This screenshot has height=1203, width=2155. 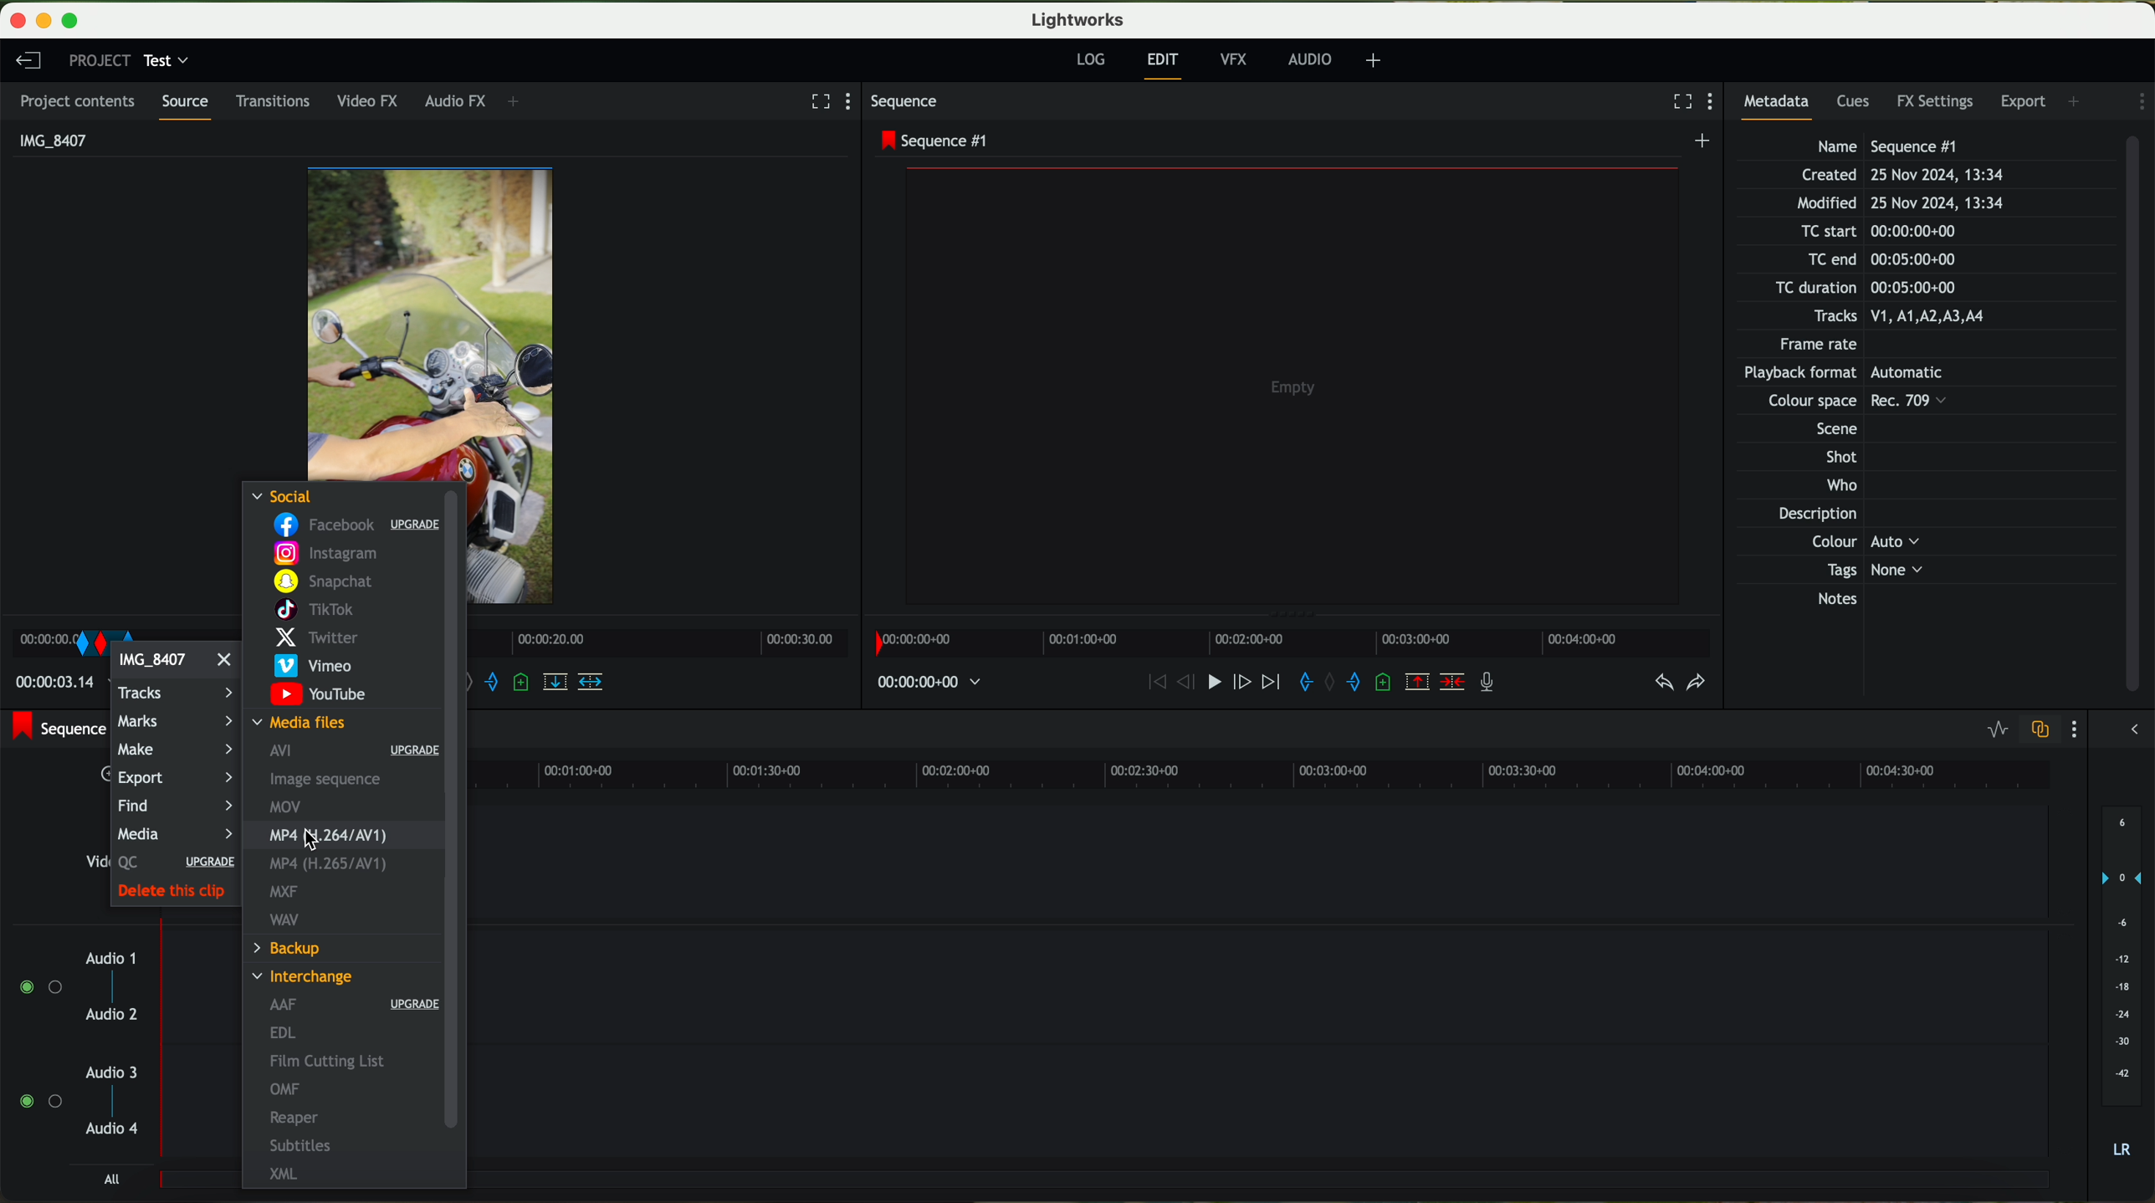 I want to click on timeline, so click(x=1291, y=642).